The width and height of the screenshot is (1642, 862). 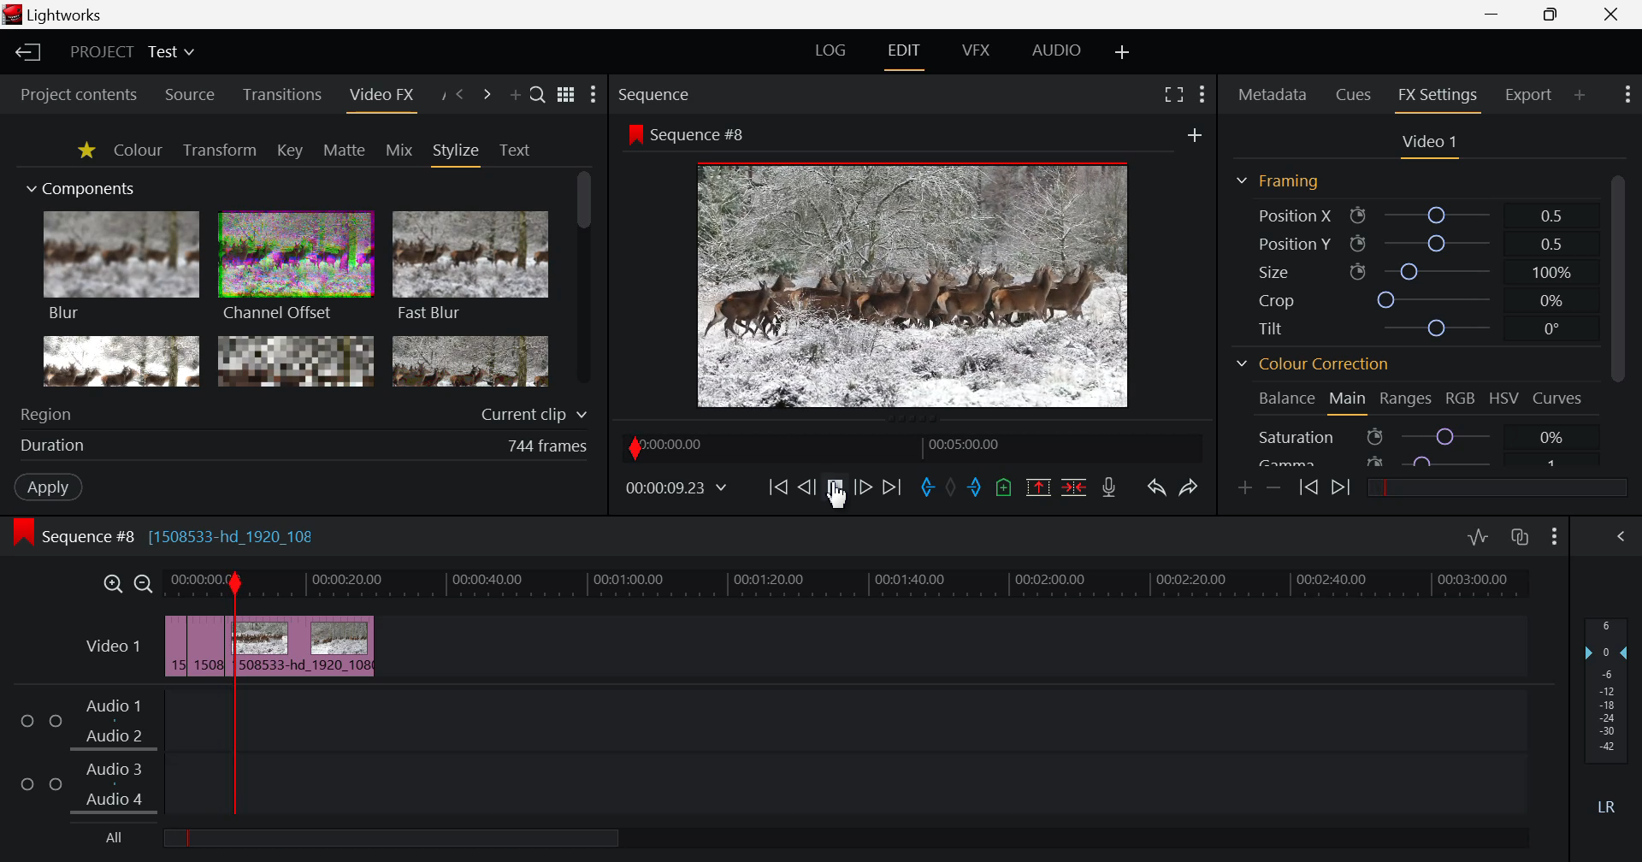 I want to click on Curves, so click(x=1559, y=398).